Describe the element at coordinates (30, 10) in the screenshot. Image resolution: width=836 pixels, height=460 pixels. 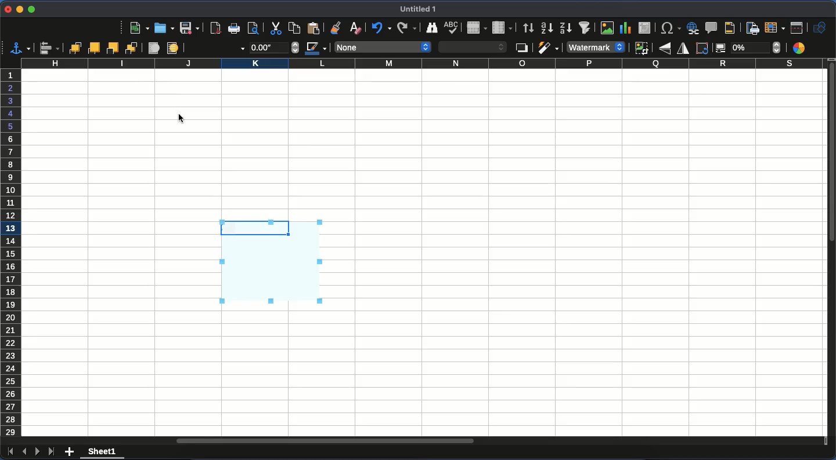
I see `maximize` at that location.